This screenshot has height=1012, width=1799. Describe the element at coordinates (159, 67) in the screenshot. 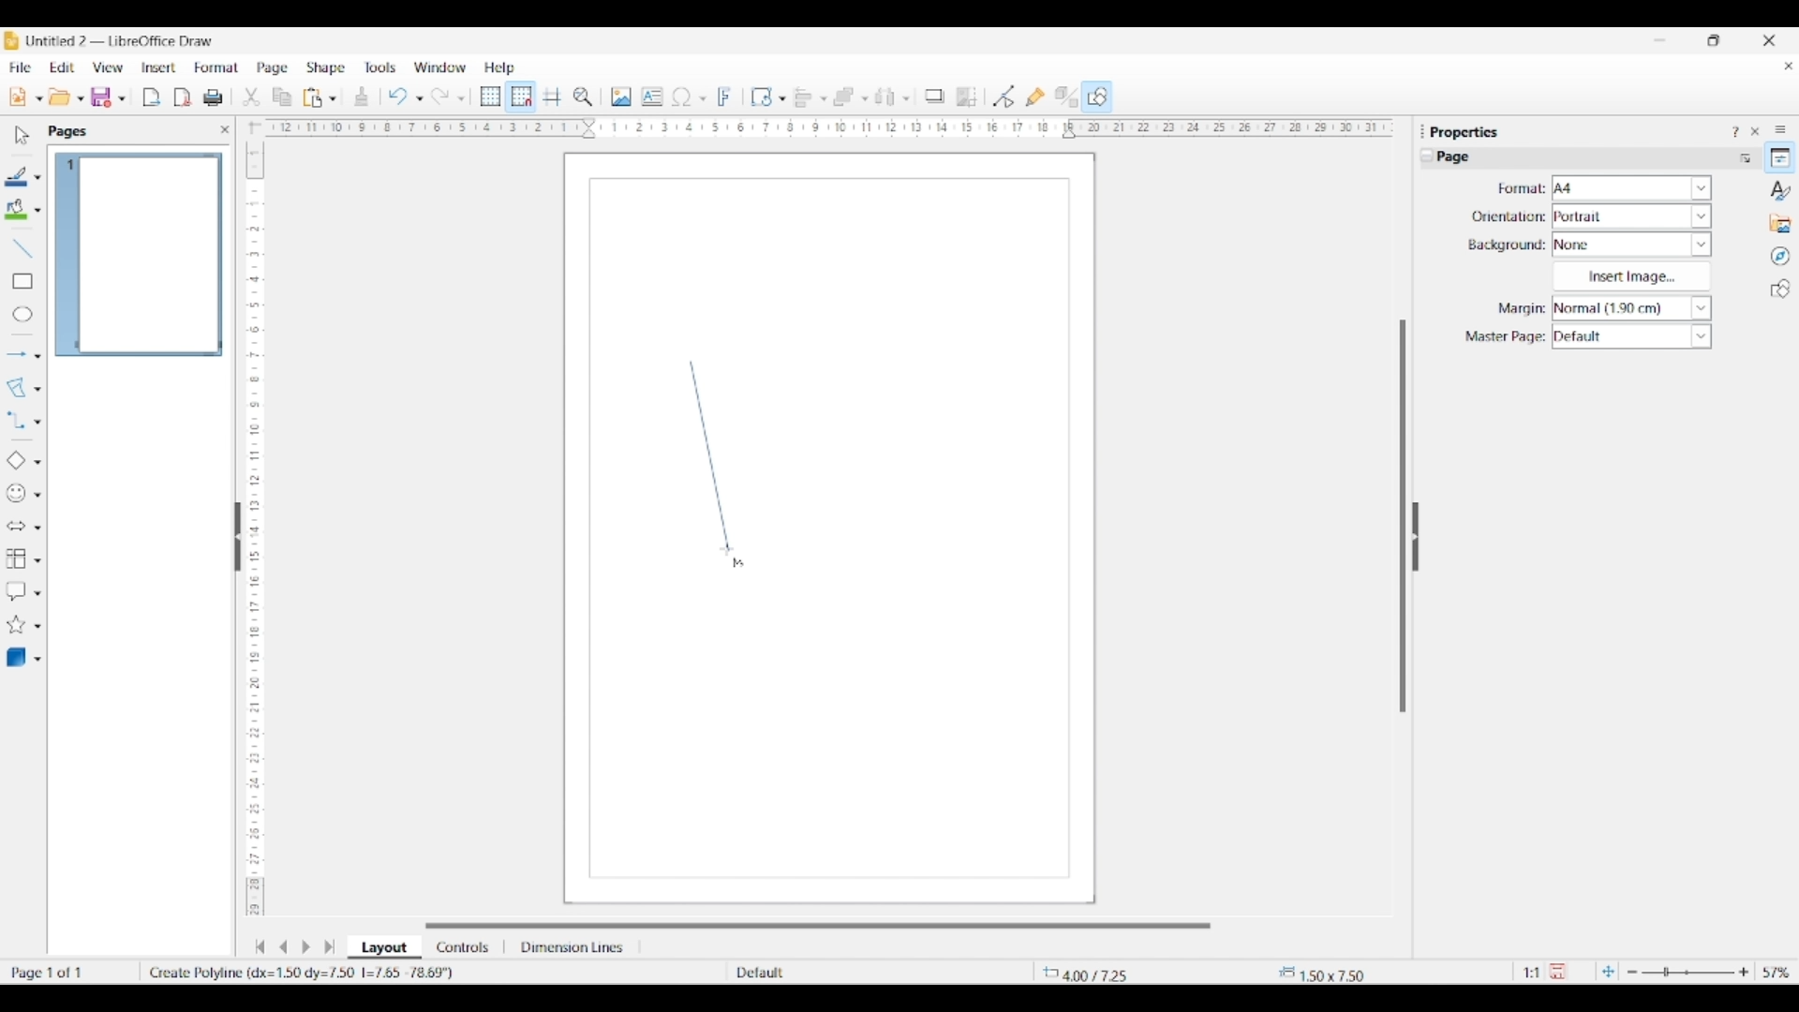

I see `Insert` at that location.